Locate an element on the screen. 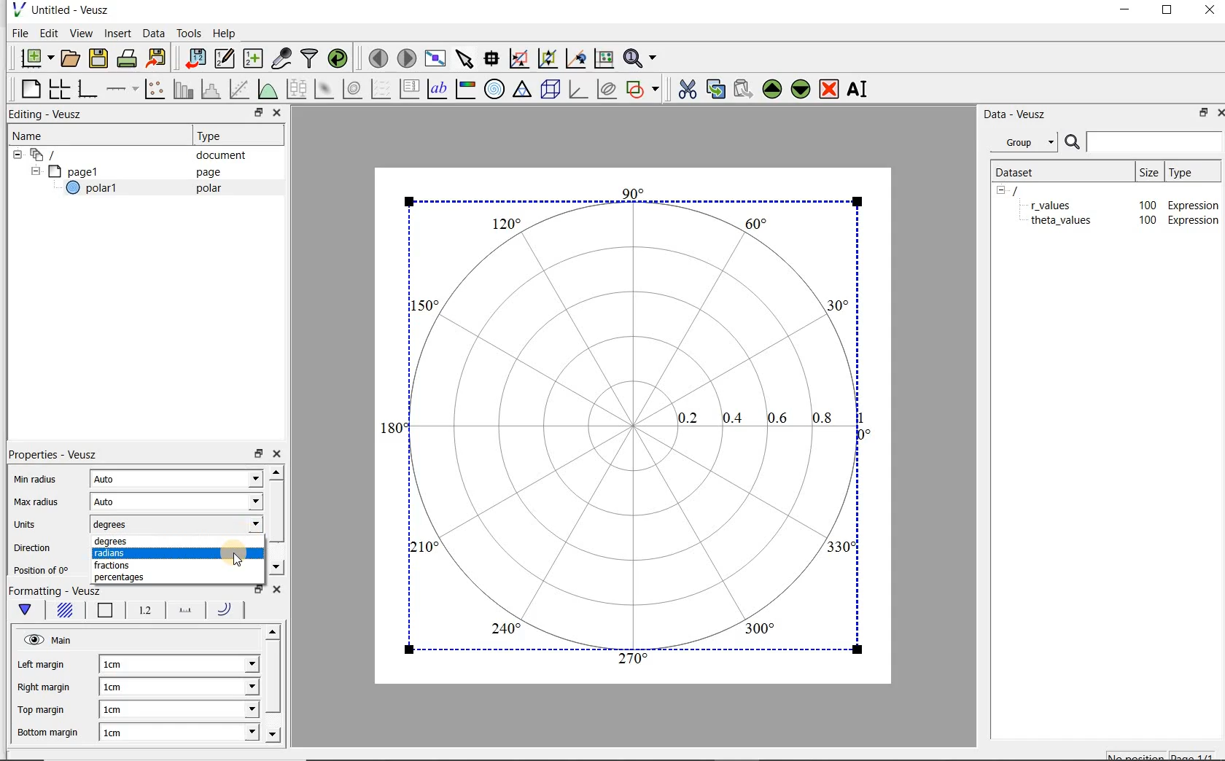  File is located at coordinates (17, 34).